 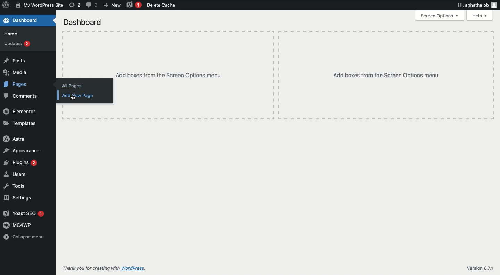 I want to click on Table line, so click(x=278, y=32).